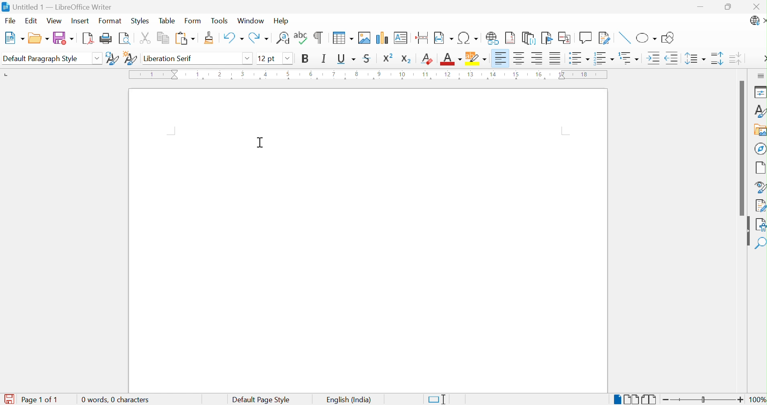 The width and height of the screenshot is (767, 405). What do you see at coordinates (740, 399) in the screenshot?
I see `Zoom In` at bounding box center [740, 399].